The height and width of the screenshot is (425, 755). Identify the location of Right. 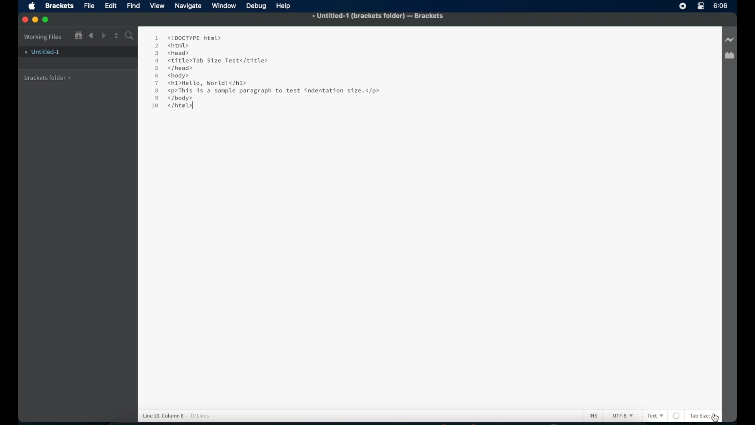
(104, 35).